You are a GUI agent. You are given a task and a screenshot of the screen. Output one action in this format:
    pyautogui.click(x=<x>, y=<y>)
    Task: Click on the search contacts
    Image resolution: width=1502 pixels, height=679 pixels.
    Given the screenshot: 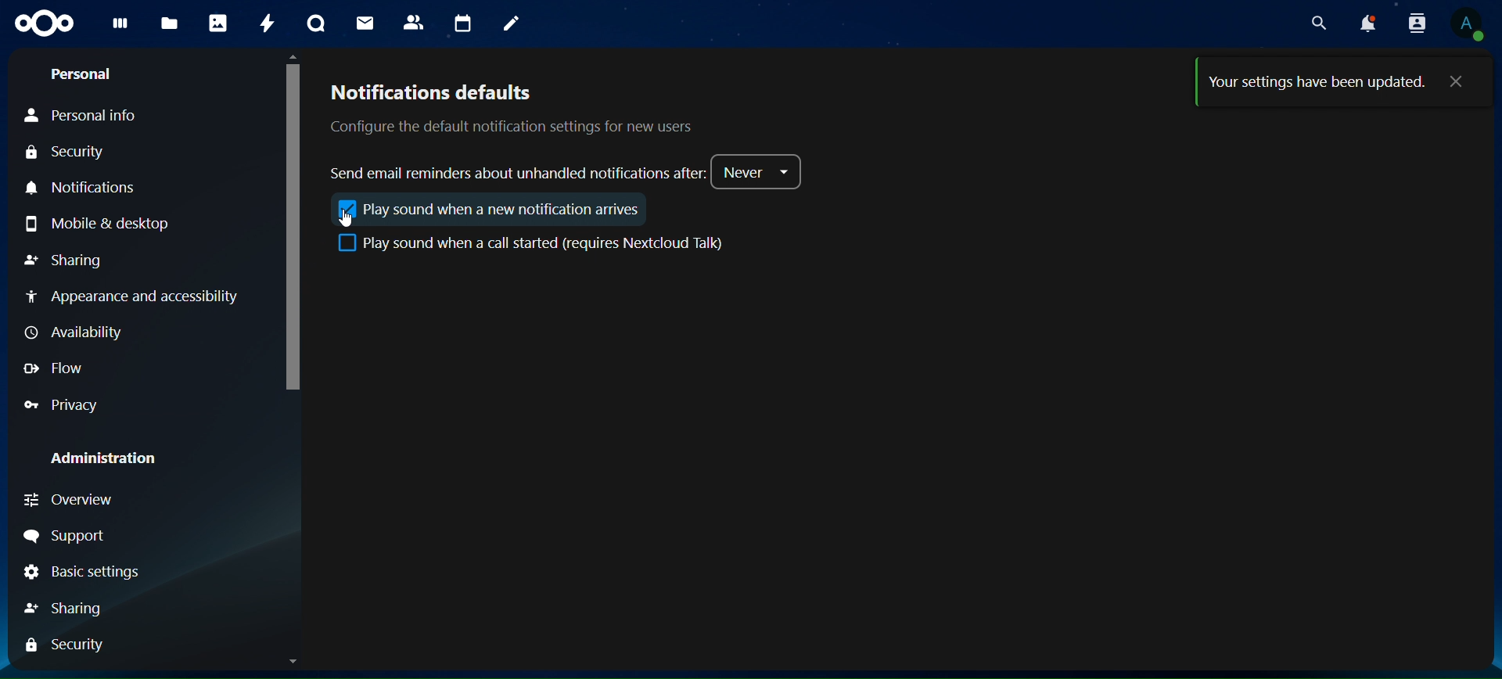 What is the action you would take?
    pyautogui.click(x=1413, y=23)
    